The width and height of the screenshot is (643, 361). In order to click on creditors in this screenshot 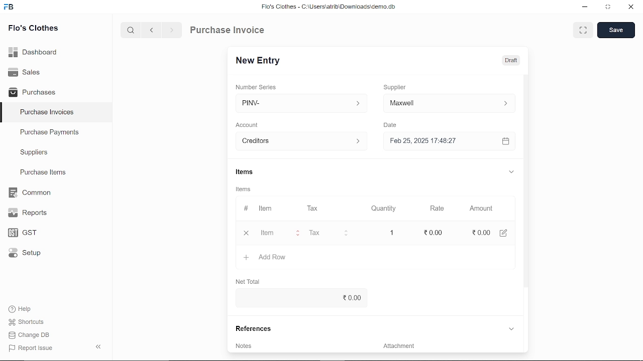, I will do `click(299, 140)`.